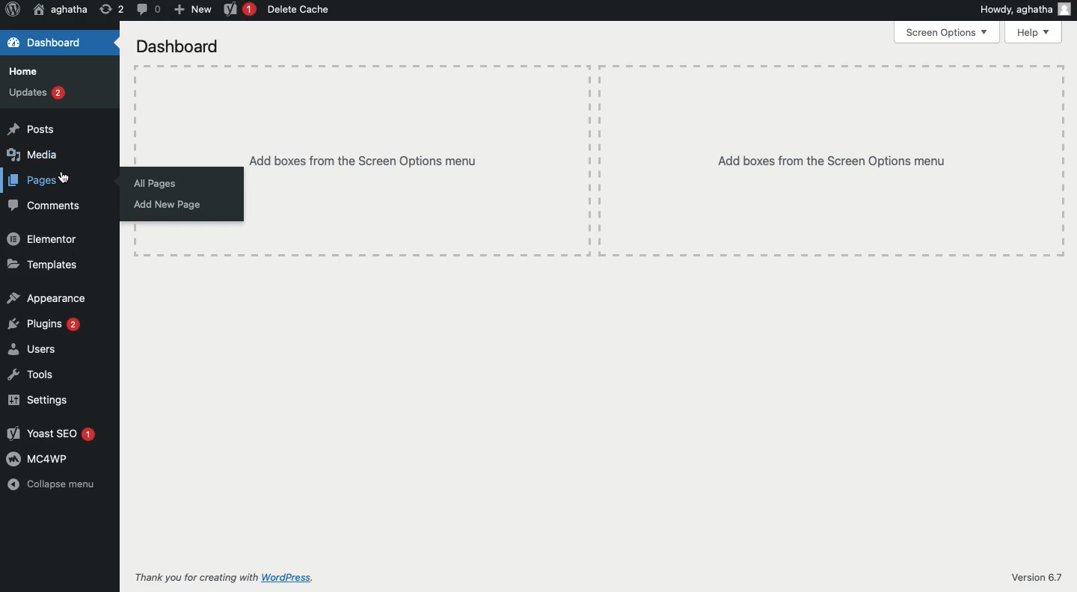 The height and width of the screenshot is (592, 1077). I want to click on Plugins, so click(44, 324).